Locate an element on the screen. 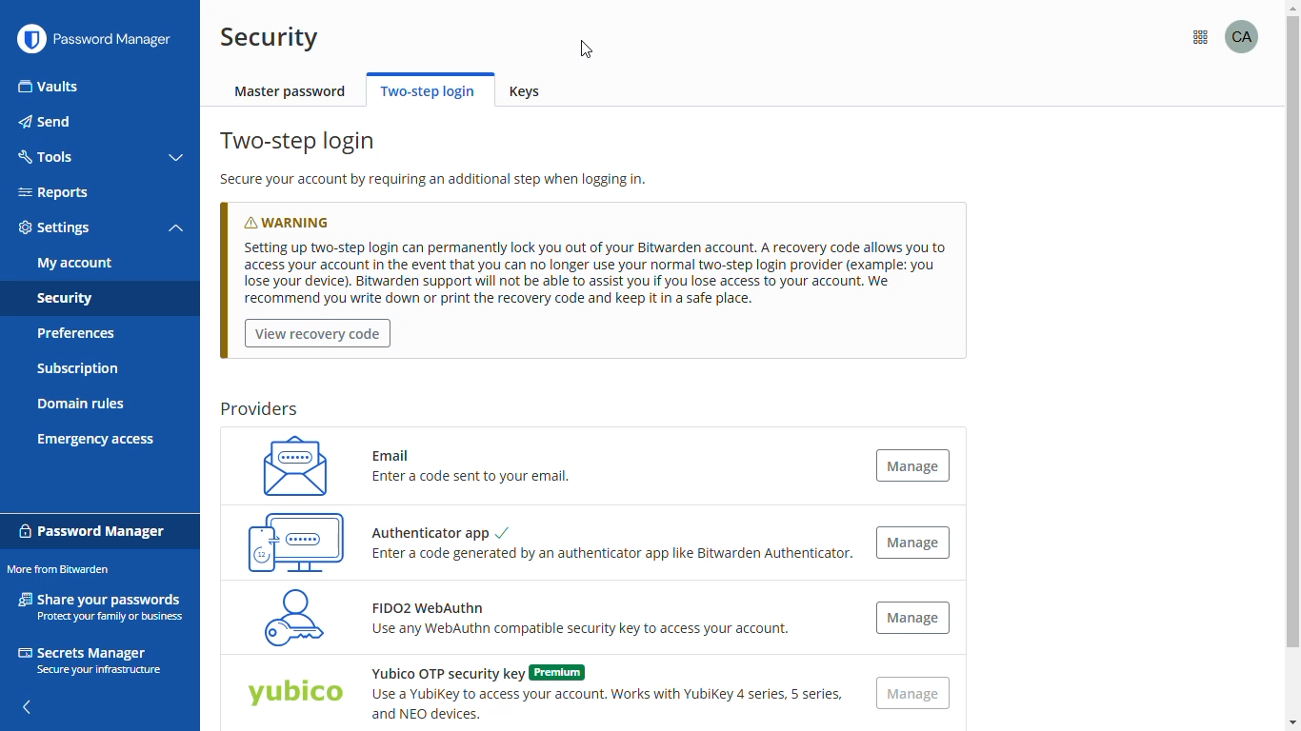 The image size is (1301, 731). subscription is located at coordinates (78, 369).